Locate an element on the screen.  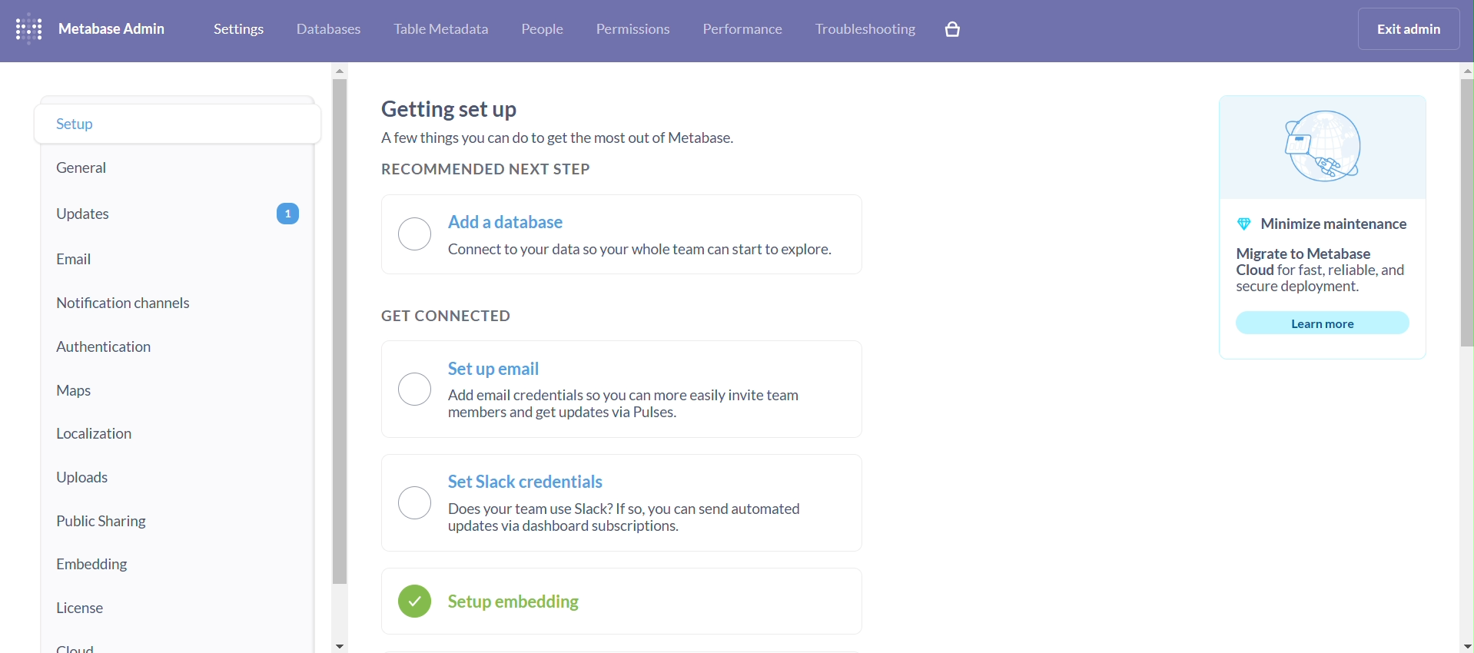
vertical scroll bar is located at coordinates (340, 357).